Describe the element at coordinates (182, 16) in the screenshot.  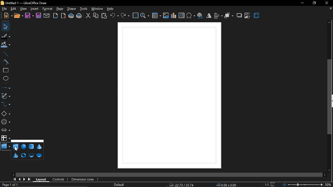
I see `insert text` at that location.